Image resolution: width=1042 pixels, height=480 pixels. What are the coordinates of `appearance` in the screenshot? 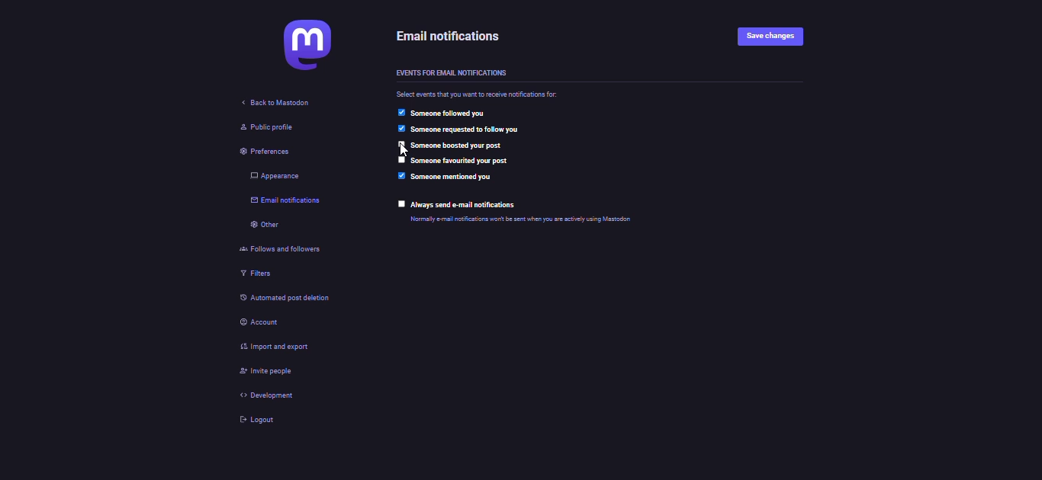 It's located at (272, 177).